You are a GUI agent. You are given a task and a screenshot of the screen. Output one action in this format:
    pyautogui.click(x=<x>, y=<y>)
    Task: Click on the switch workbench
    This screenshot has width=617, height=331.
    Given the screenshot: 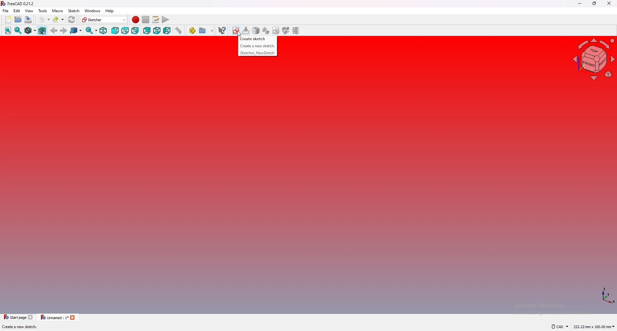 What is the action you would take?
    pyautogui.click(x=104, y=19)
    